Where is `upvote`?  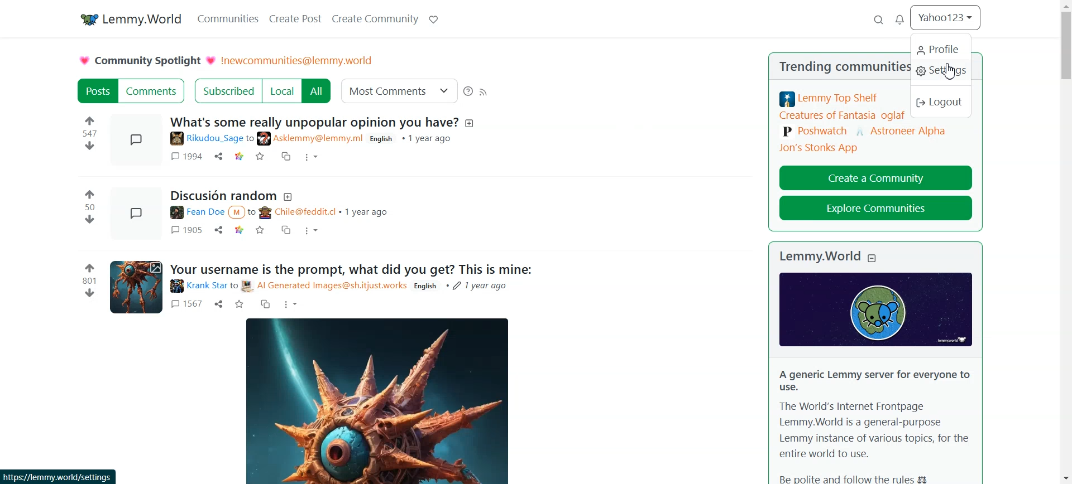 upvote is located at coordinates (88, 268).